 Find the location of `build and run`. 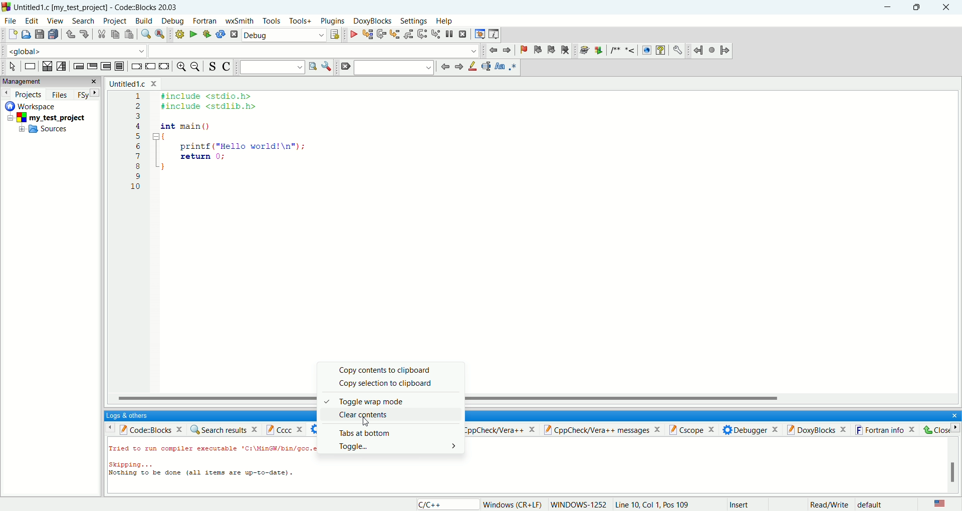

build and run is located at coordinates (204, 34).